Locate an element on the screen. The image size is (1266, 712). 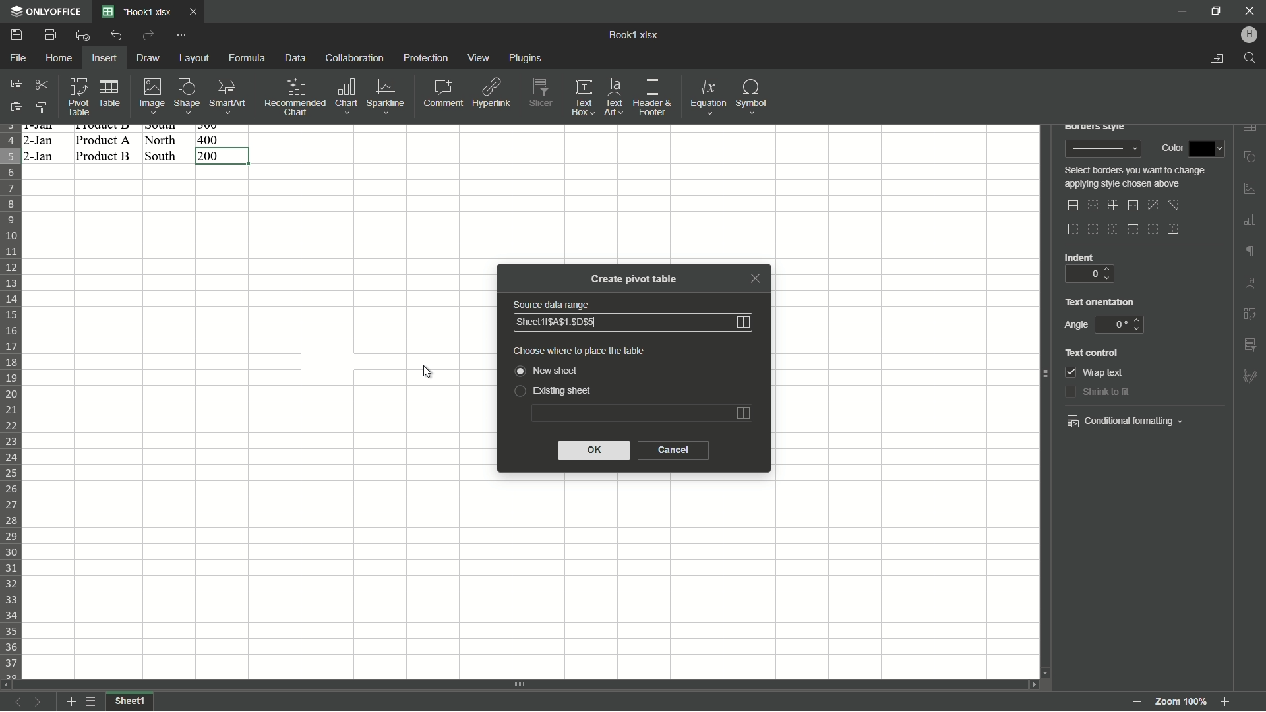
Layout is located at coordinates (193, 57).